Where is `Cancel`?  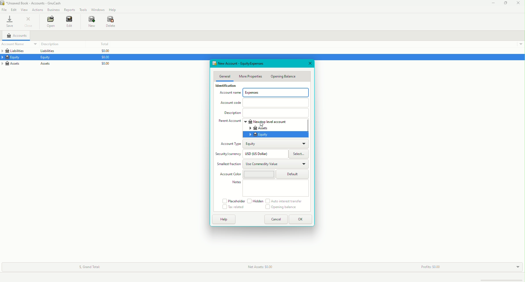 Cancel is located at coordinates (277, 220).